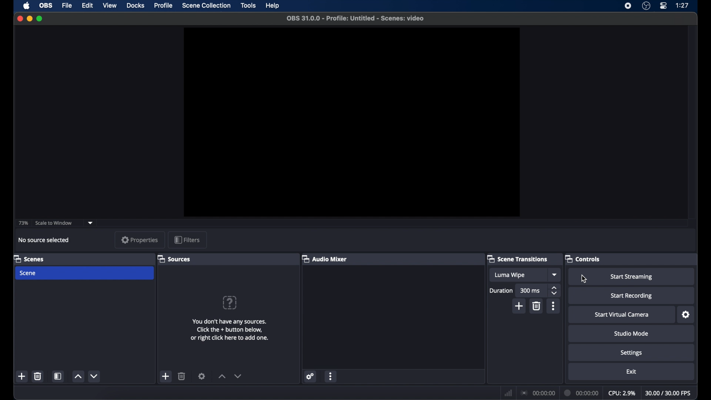  I want to click on settings, so click(202, 376).